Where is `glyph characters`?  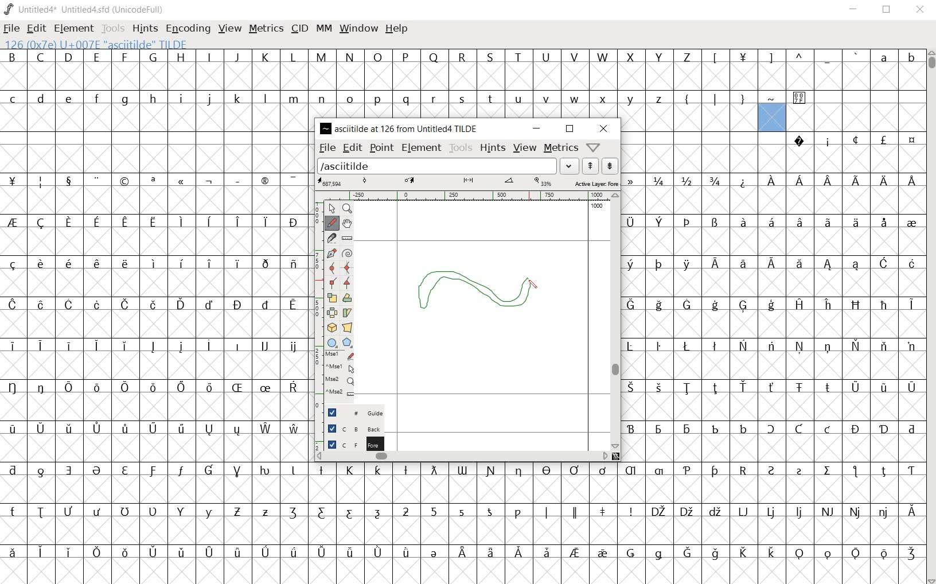
glyph characters is located at coordinates (617, 523).